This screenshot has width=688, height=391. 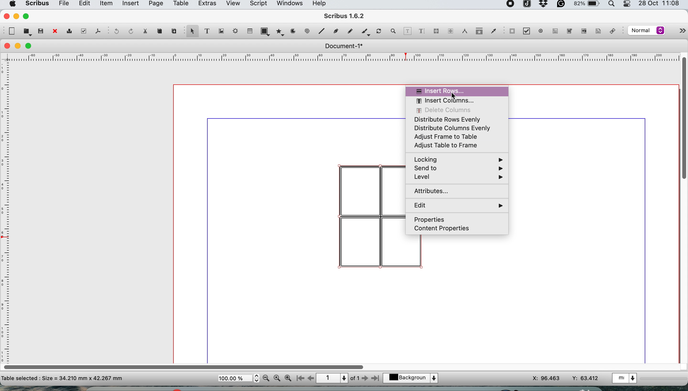 I want to click on spiral, so click(x=308, y=31).